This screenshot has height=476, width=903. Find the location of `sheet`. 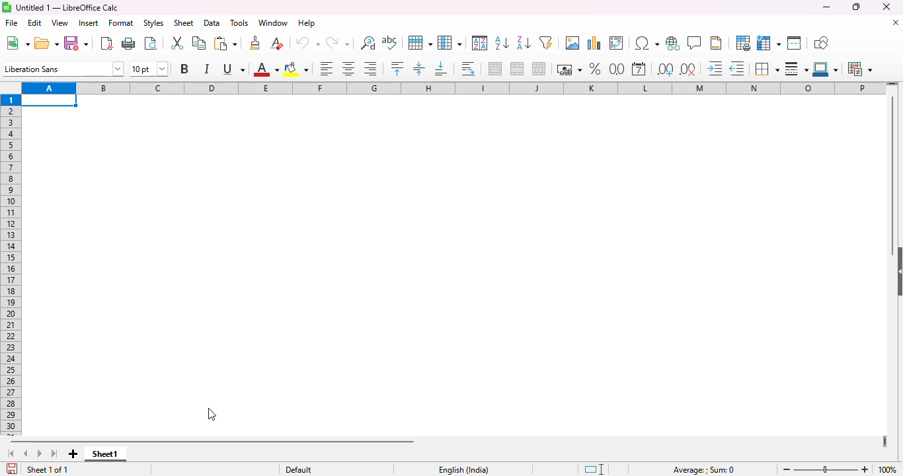

sheet is located at coordinates (184, 22).